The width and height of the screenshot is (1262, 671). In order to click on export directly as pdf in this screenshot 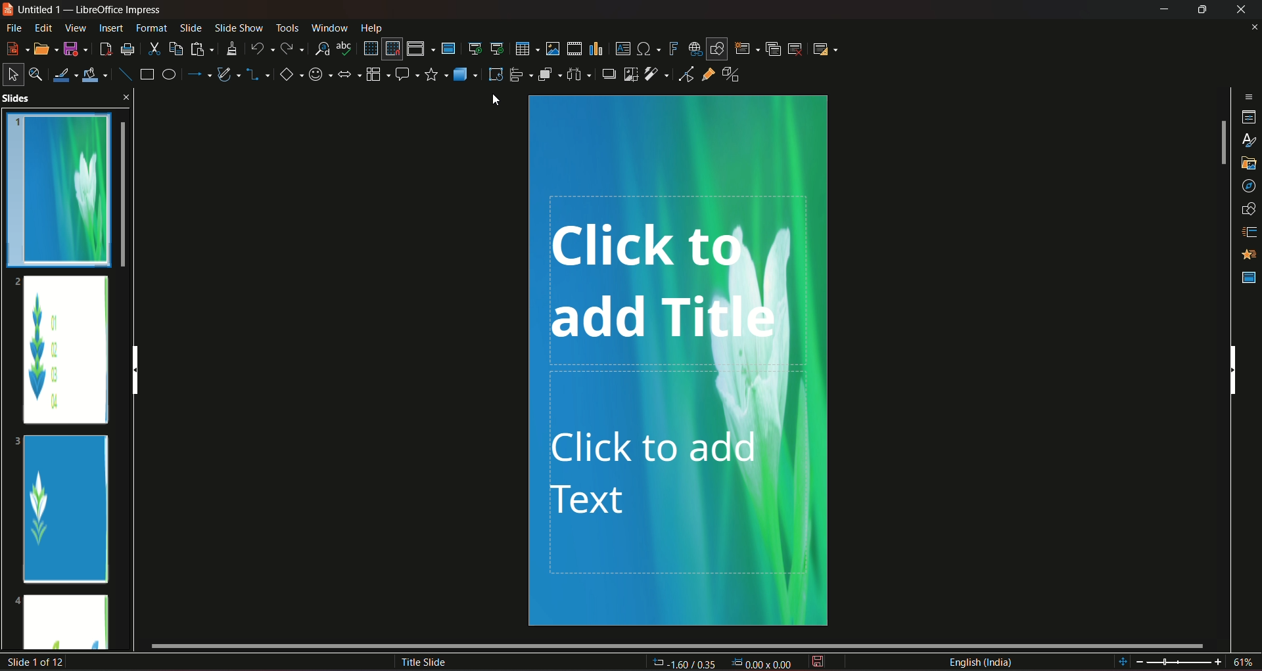, I will do `click(105, 47)`.